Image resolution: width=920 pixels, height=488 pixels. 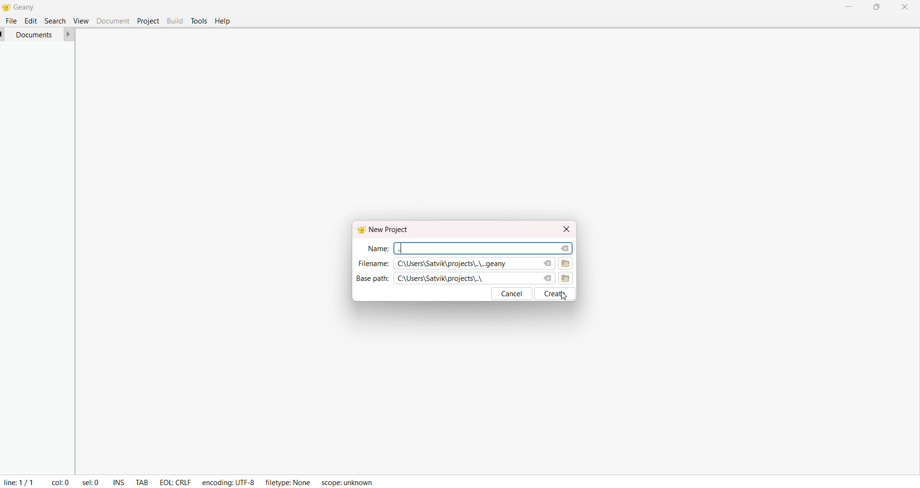 I want to click on clear name, so click(x=565, y=248).